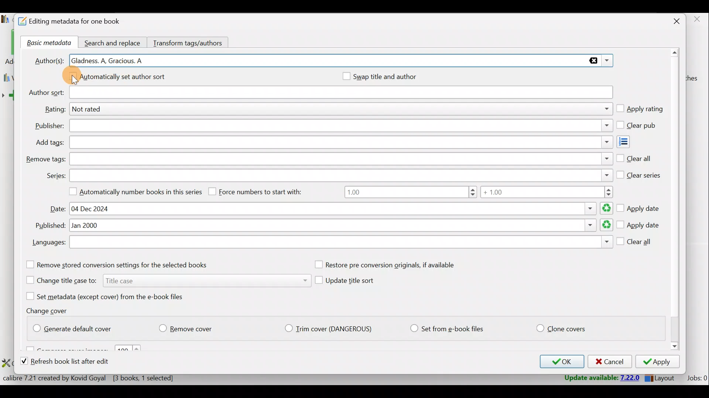  Describe the element at coordinates (133, 191) in the screenshot. I see `Automatically number books in this series` at that location.